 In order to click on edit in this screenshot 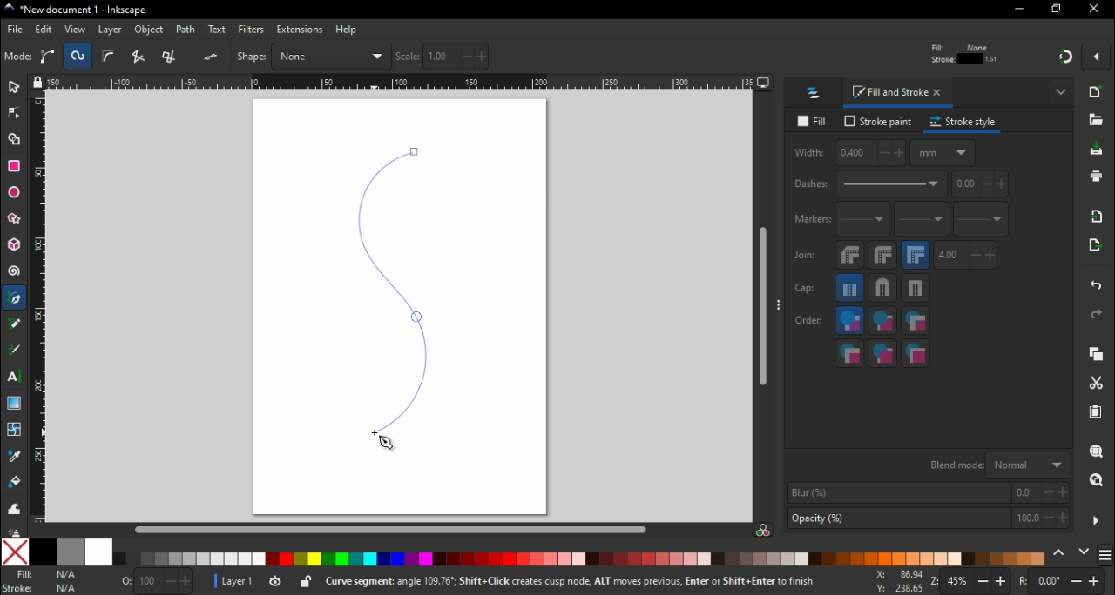, I will do `click(44, 30)`.